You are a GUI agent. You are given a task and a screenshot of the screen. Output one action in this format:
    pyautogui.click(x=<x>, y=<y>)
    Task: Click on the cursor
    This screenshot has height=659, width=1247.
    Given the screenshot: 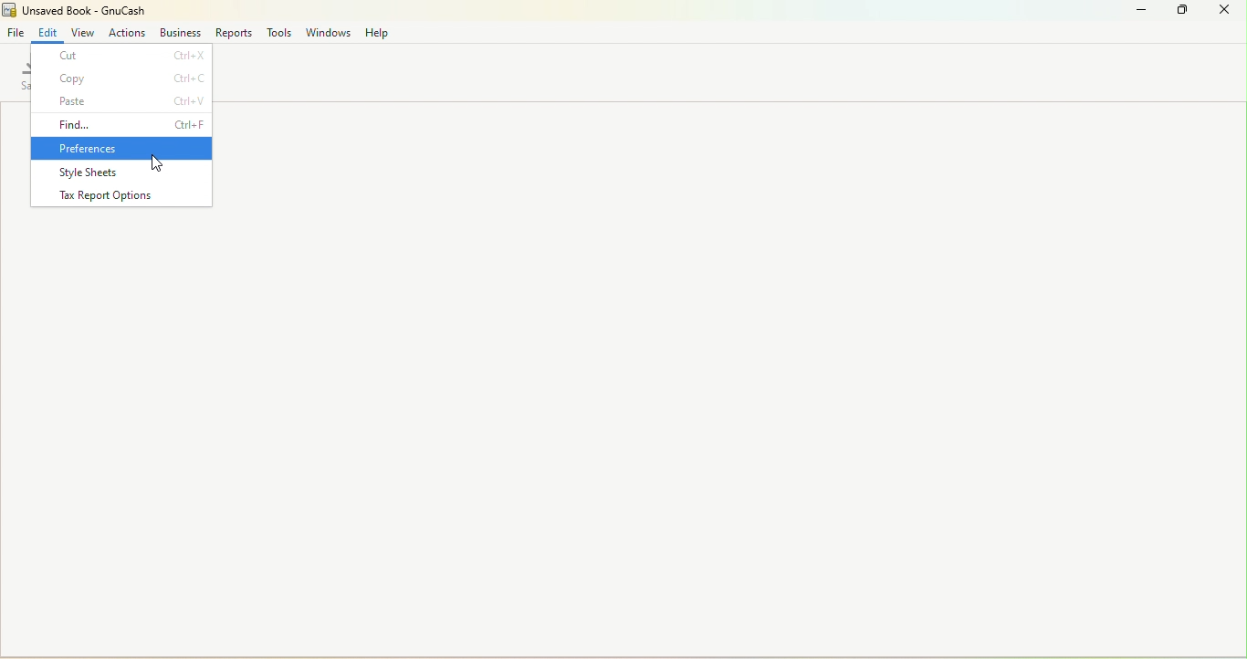 What is the action you would take?
    pyautogui.click(x=159, y=167)
    